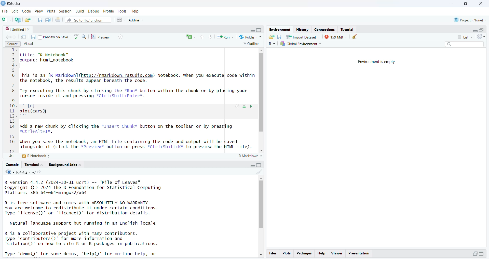 The width and height of the screenshot is (489, 259). What do you see at coordinates (20, 172) in the screenshot?
I see `R.4.4.2` at bounding box center [20, 172].